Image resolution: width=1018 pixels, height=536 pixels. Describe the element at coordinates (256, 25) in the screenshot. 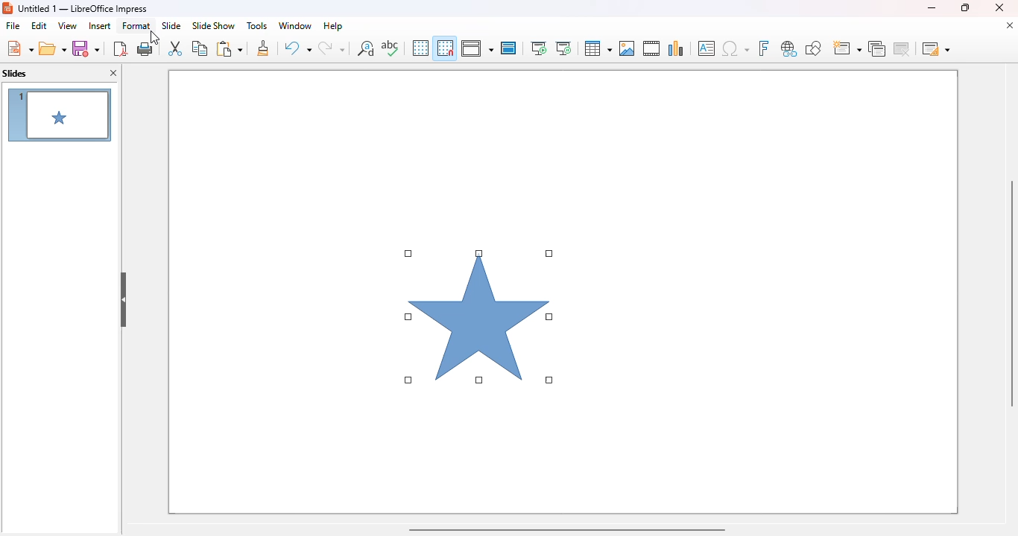

I see `tools` at that location.